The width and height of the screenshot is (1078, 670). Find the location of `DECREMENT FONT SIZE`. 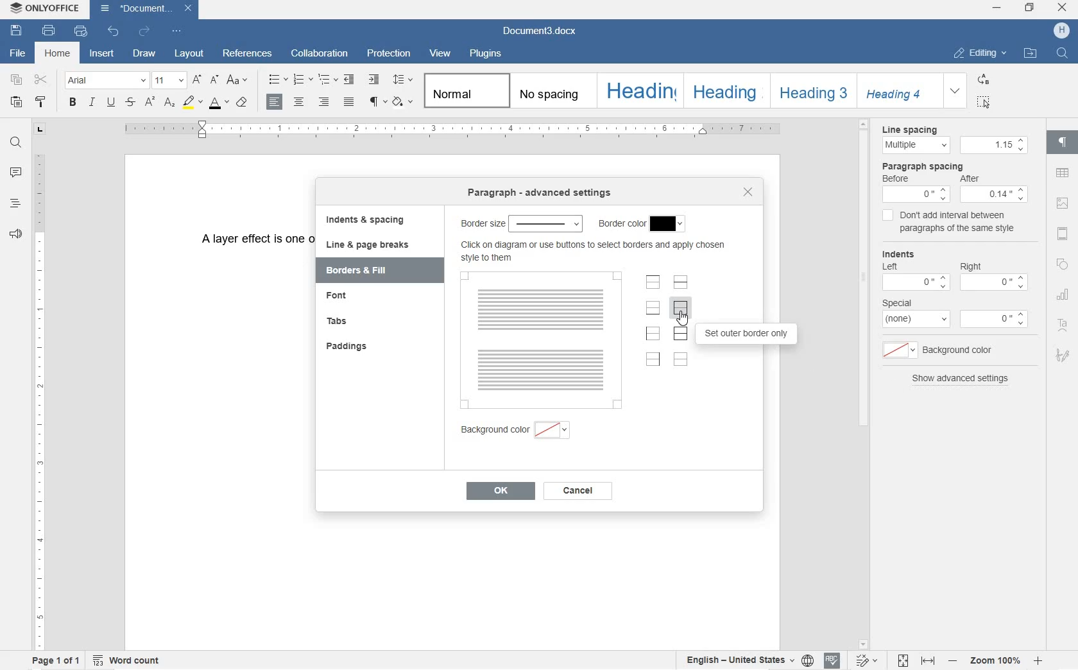

DECREMENT FONT SIZE is located at coordinates (213, 81).